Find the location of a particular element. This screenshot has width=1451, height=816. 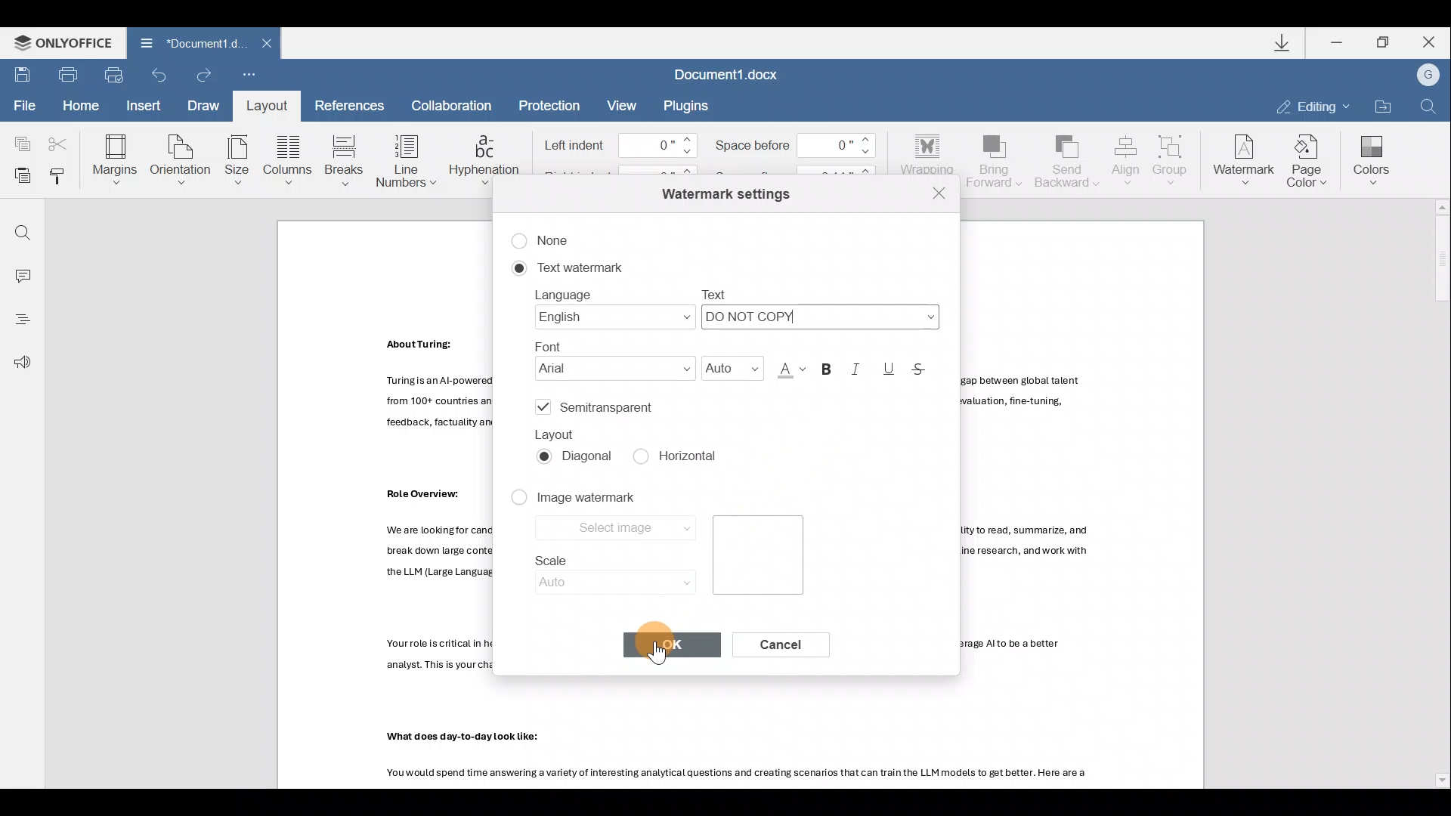

Scale is located at coordinates (605, 573).